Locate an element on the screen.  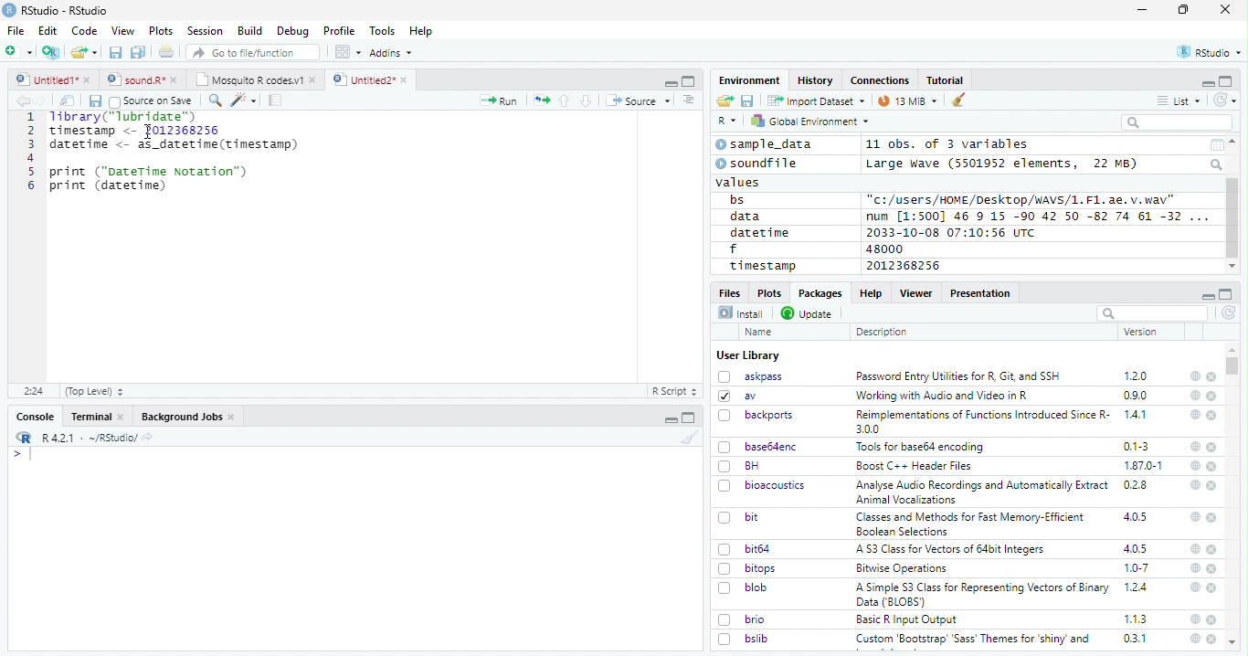
askpass is located at coordinates (749, 376).